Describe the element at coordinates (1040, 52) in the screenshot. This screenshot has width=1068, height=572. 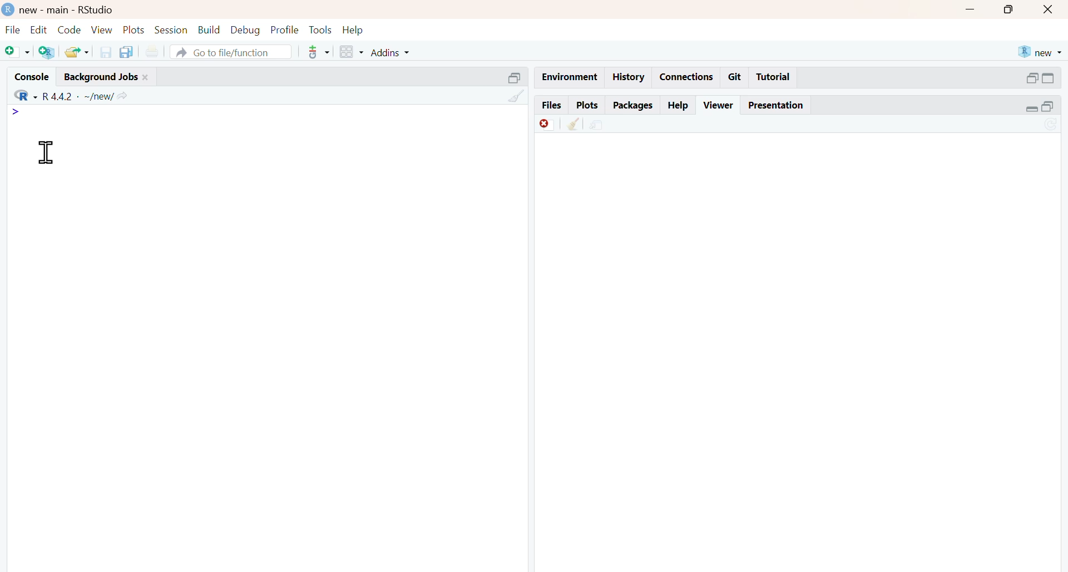
I see `new` at that location.